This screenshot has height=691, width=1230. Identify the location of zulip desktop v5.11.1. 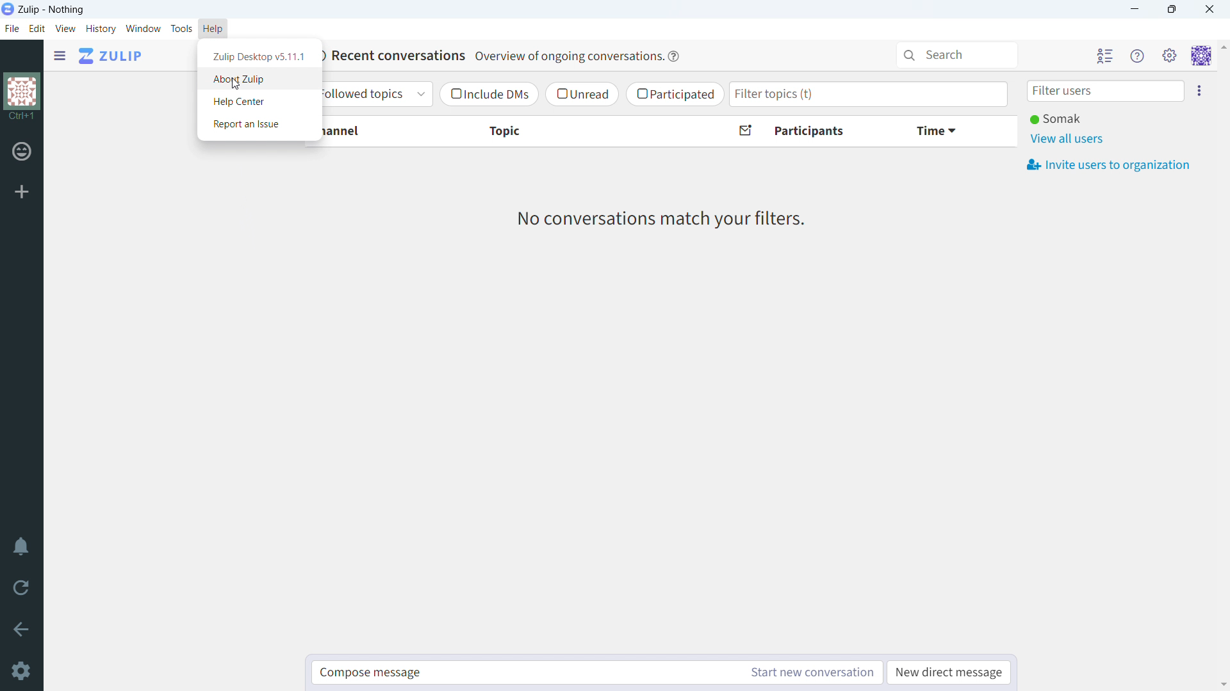
(258, 56).